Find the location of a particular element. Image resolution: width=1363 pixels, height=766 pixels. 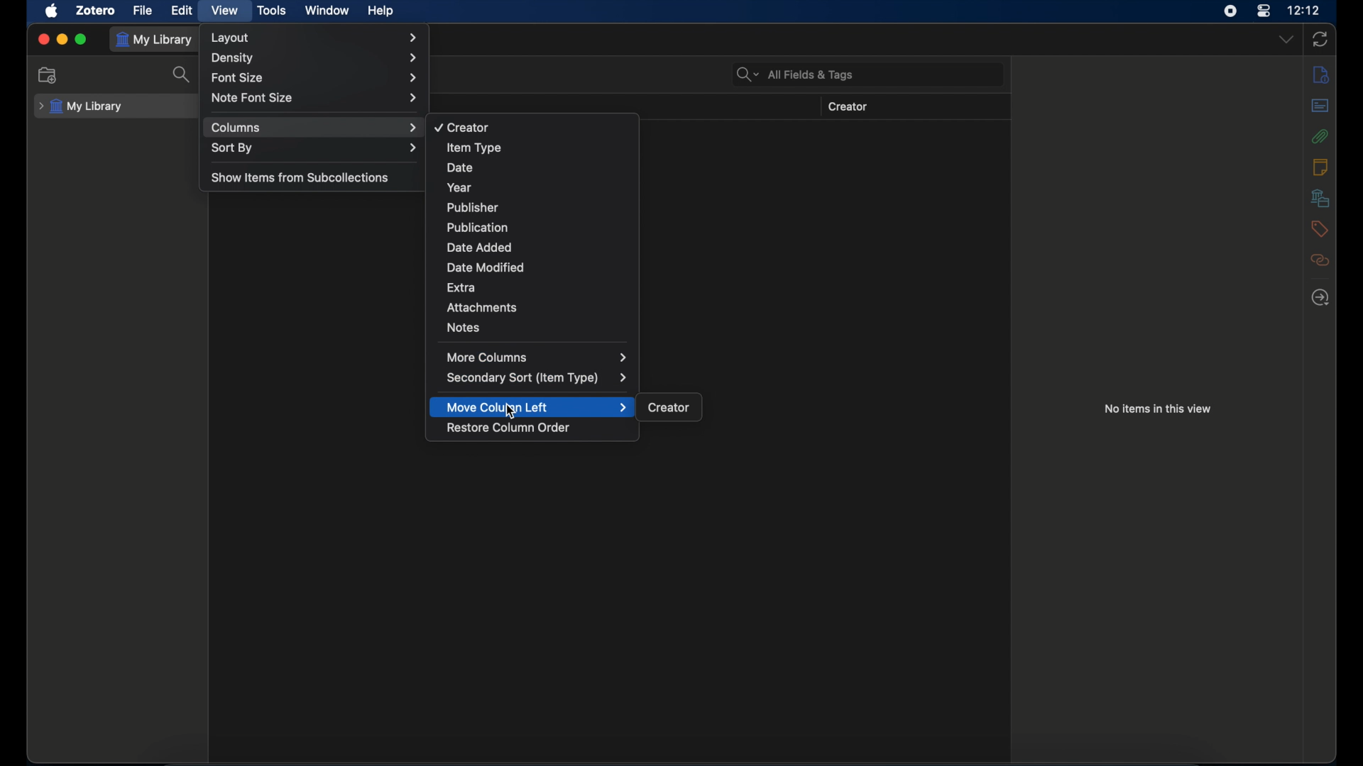

date is located at coordinates (459, 168).